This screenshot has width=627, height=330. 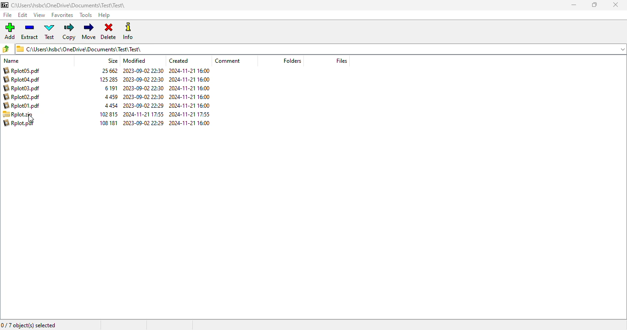 What do you see at coordinates (23, 88) in the screenshot?
I see `Rplot03.pdf` at bounding box center [23, 88].